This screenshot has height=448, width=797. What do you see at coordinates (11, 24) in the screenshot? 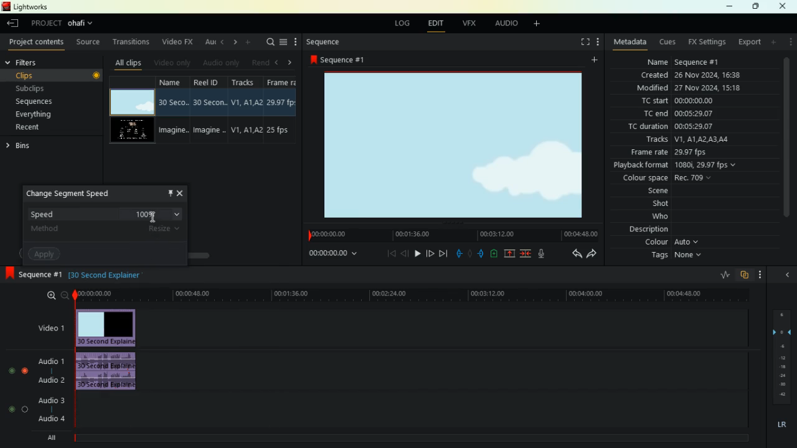
I see `back` at bounding box center [11, 24].